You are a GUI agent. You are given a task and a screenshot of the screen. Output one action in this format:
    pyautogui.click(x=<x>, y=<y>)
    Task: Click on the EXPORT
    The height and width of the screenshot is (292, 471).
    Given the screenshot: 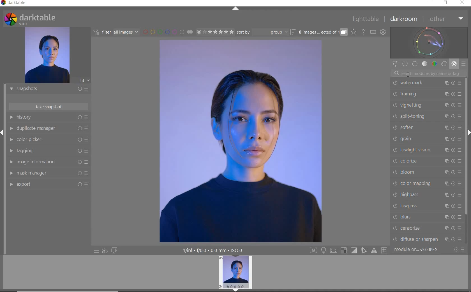 What is the action you would take?
    pyautogui.click(x=47, y=184)
    